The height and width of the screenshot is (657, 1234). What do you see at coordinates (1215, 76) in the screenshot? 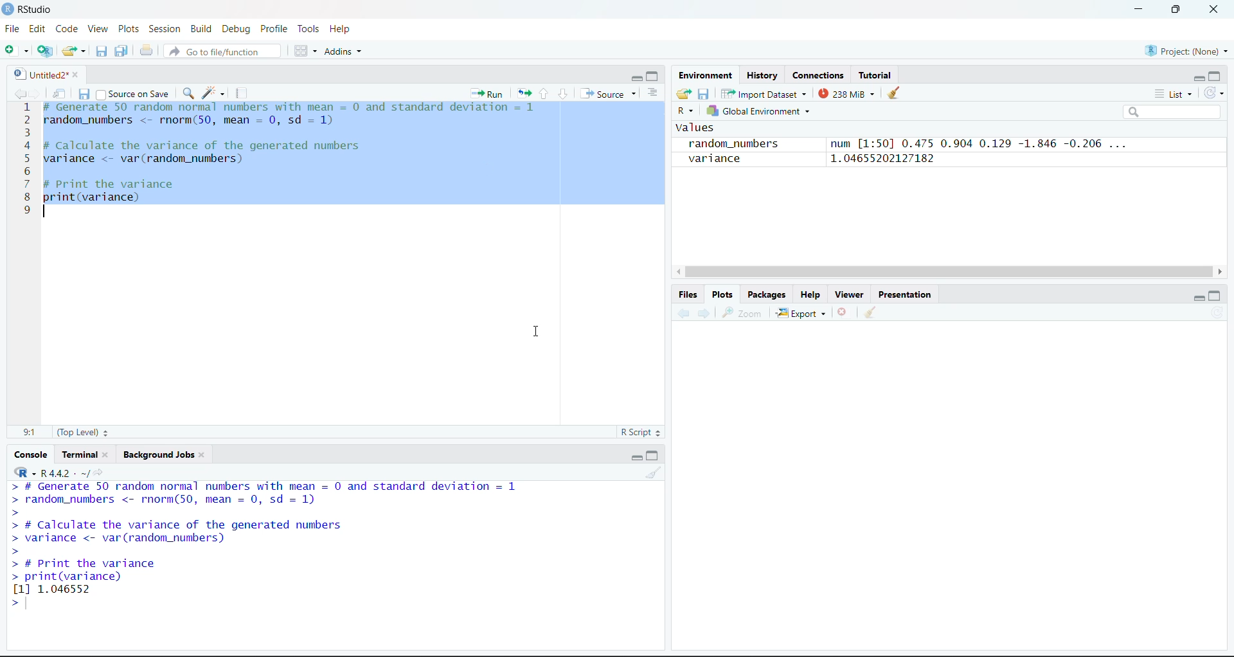
I see `maximize` at bounding box center [1215, 76].